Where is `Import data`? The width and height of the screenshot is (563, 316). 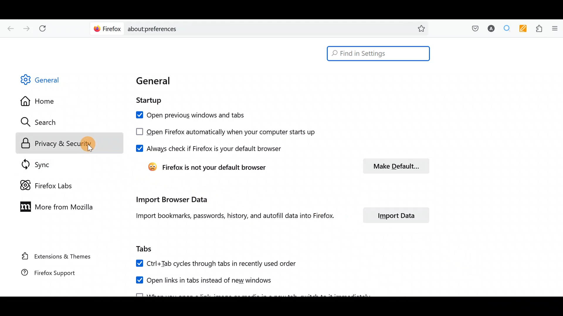
Import data is located at coordinates (395, 216).